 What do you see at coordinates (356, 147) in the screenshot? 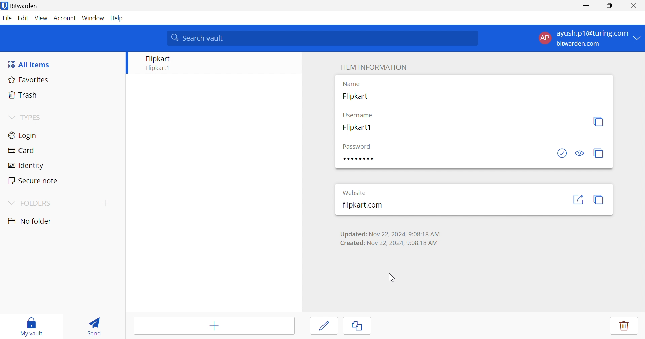
I see `Password` at bounding box center [356, 147].